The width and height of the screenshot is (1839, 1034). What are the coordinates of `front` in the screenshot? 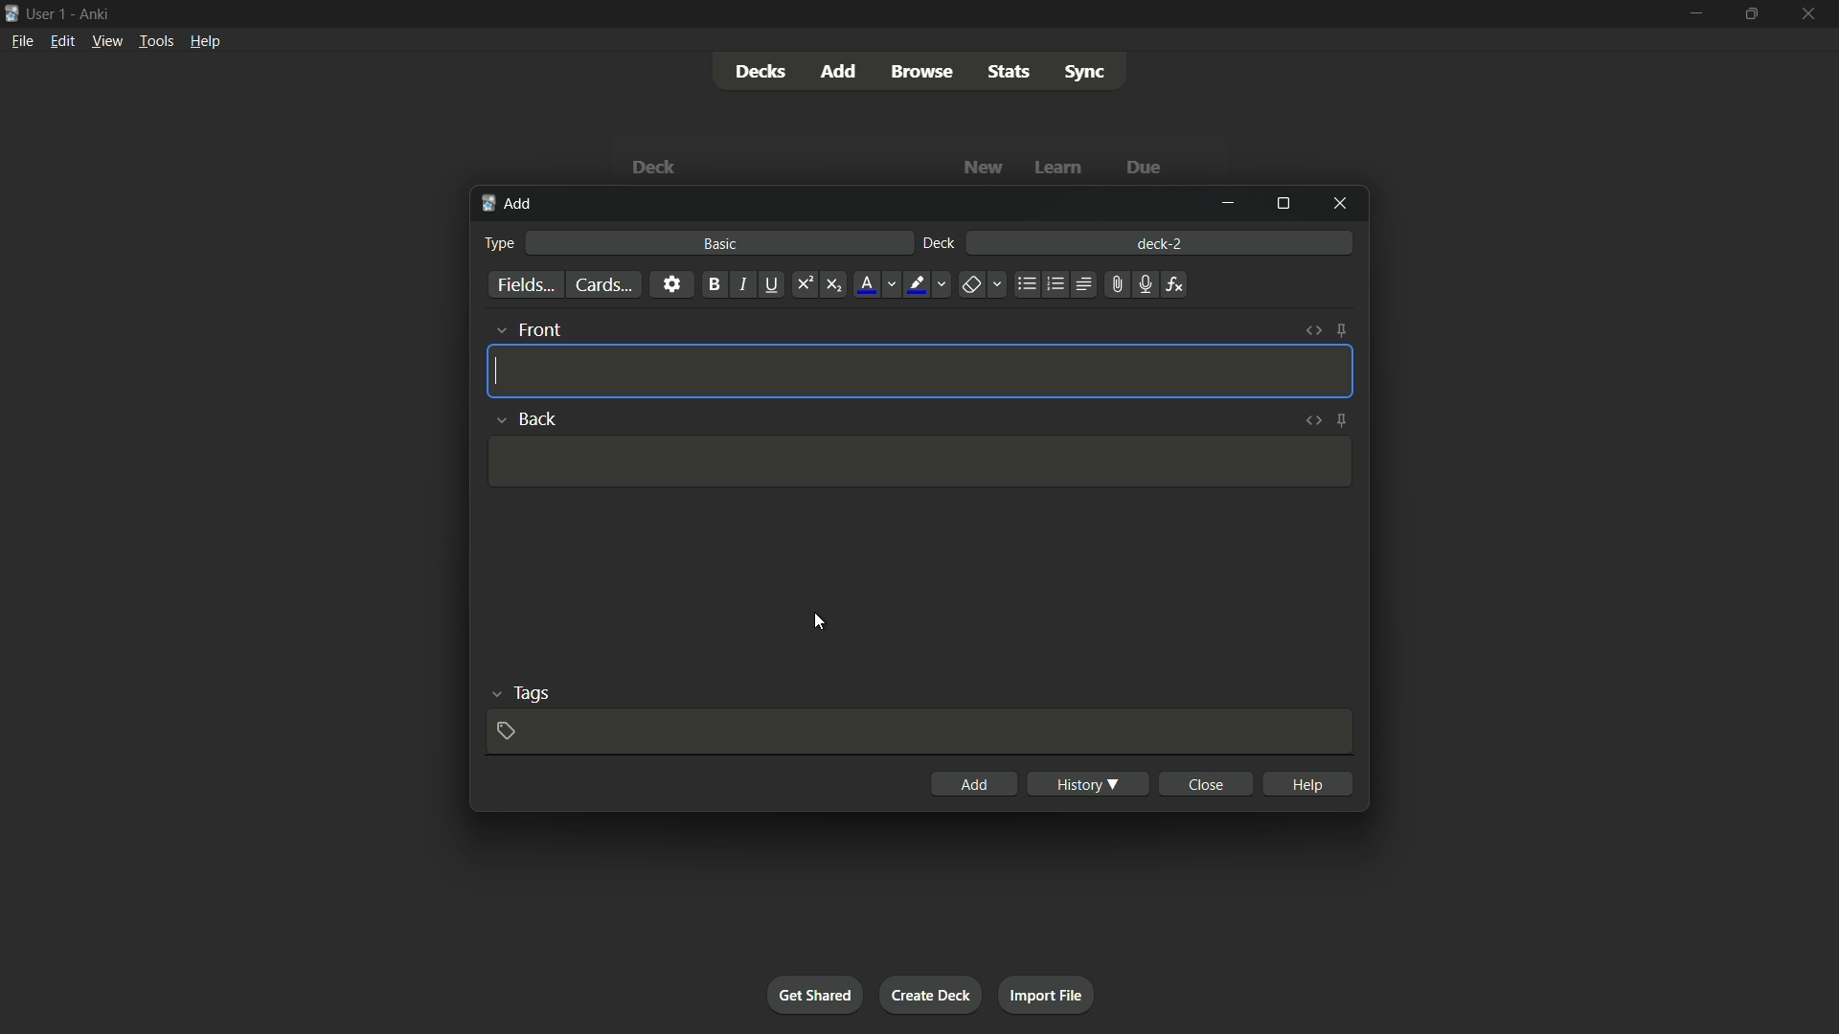 It's located at (527, 329).